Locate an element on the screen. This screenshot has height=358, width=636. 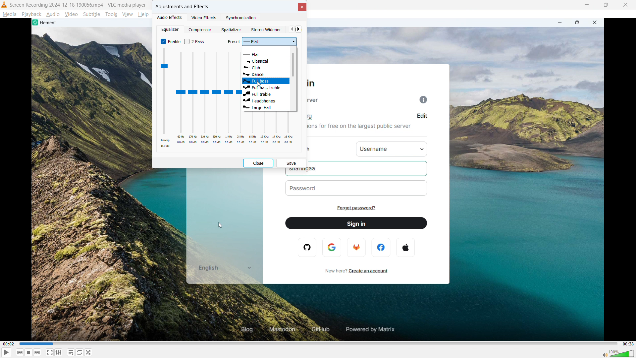
Video effects  is located at coordinates (204, 17).